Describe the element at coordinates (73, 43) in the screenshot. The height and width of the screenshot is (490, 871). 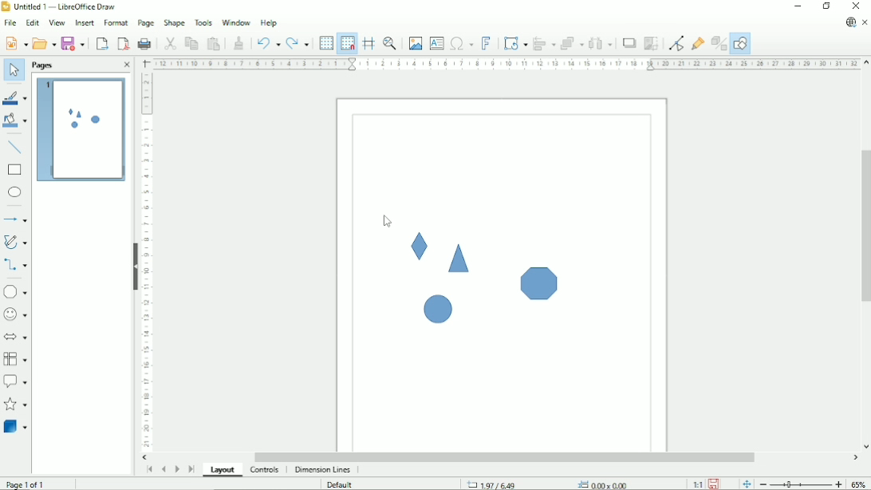
I see `Save` at that location.